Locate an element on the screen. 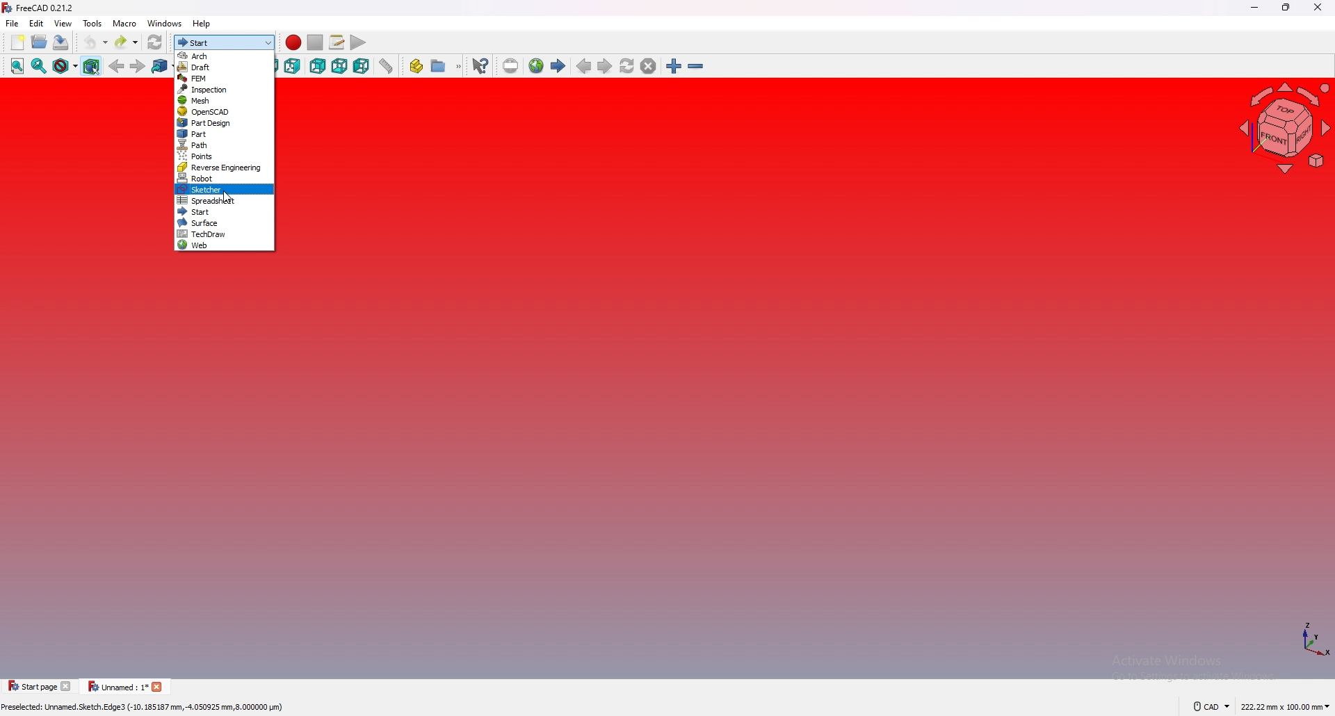  view is located at coordinates (63, 23).